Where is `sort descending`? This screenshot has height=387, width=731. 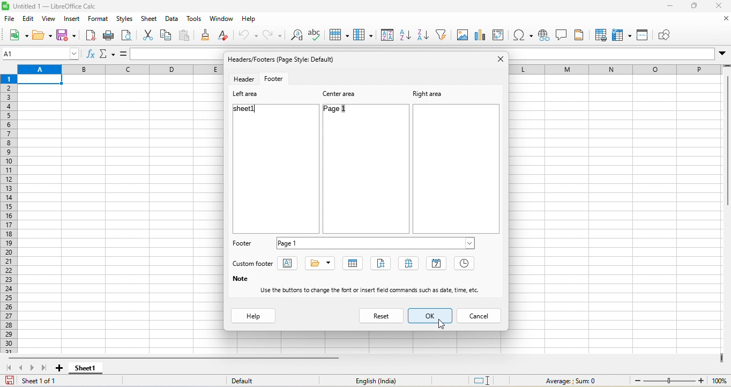 sort descending is located at coordinates (424, 35).